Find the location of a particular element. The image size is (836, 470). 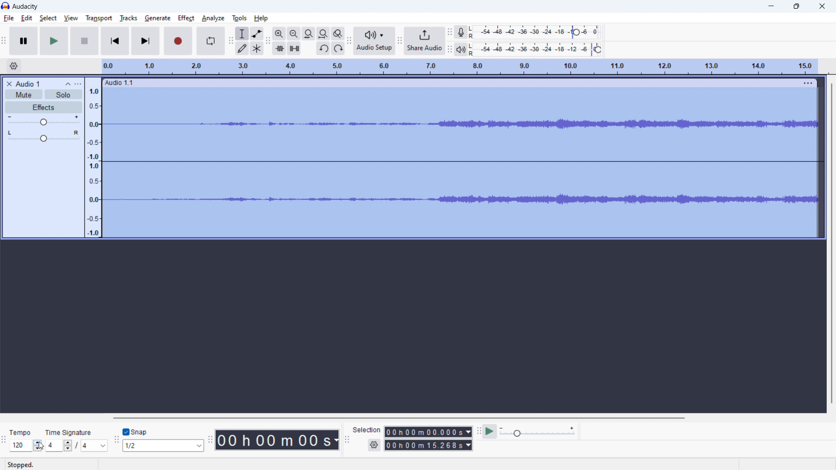

play is located at coordinates (54, 41).